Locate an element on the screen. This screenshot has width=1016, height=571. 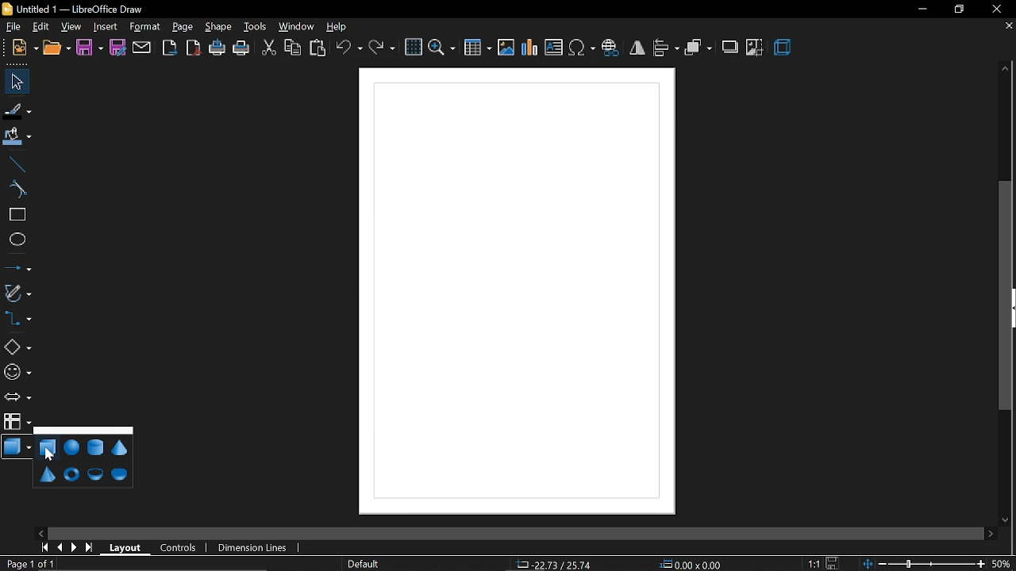
Diagram is located at coordinates (512, 293).